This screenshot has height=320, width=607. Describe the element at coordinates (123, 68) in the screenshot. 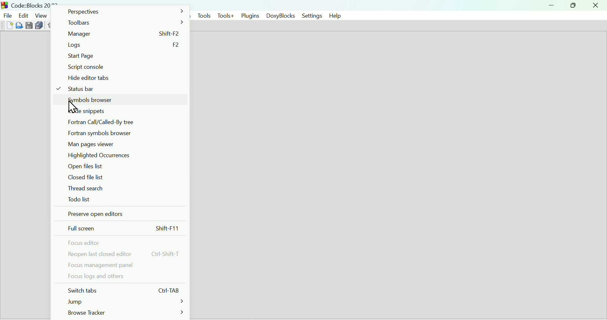

I see `Script console` at that location.